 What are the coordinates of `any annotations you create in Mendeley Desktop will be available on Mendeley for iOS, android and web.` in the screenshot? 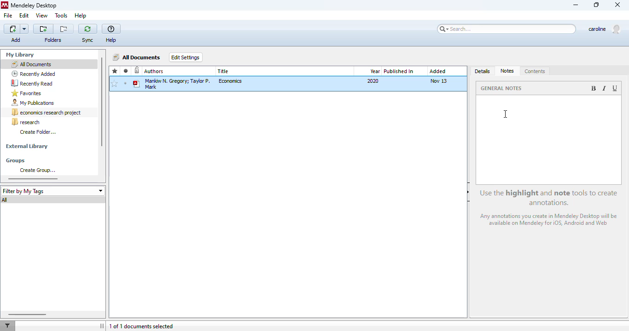 It's located at (550, 221).